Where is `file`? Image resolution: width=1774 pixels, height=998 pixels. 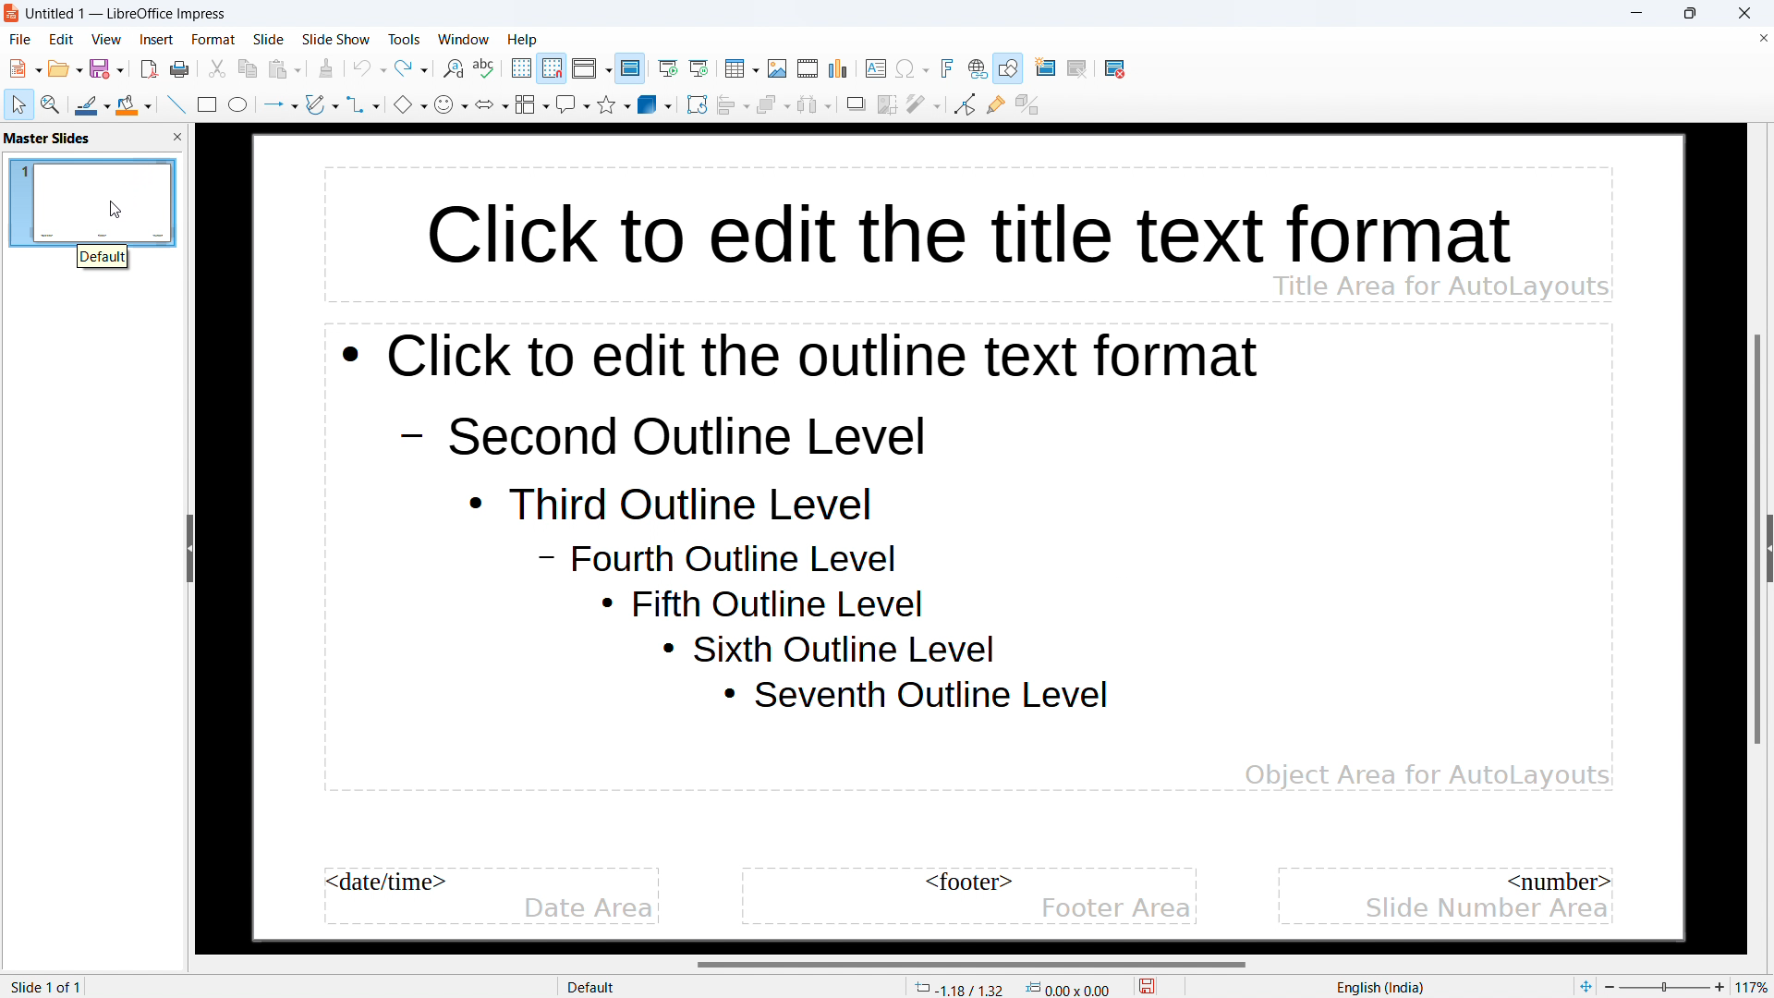 file is located at coordinates (20, 40).